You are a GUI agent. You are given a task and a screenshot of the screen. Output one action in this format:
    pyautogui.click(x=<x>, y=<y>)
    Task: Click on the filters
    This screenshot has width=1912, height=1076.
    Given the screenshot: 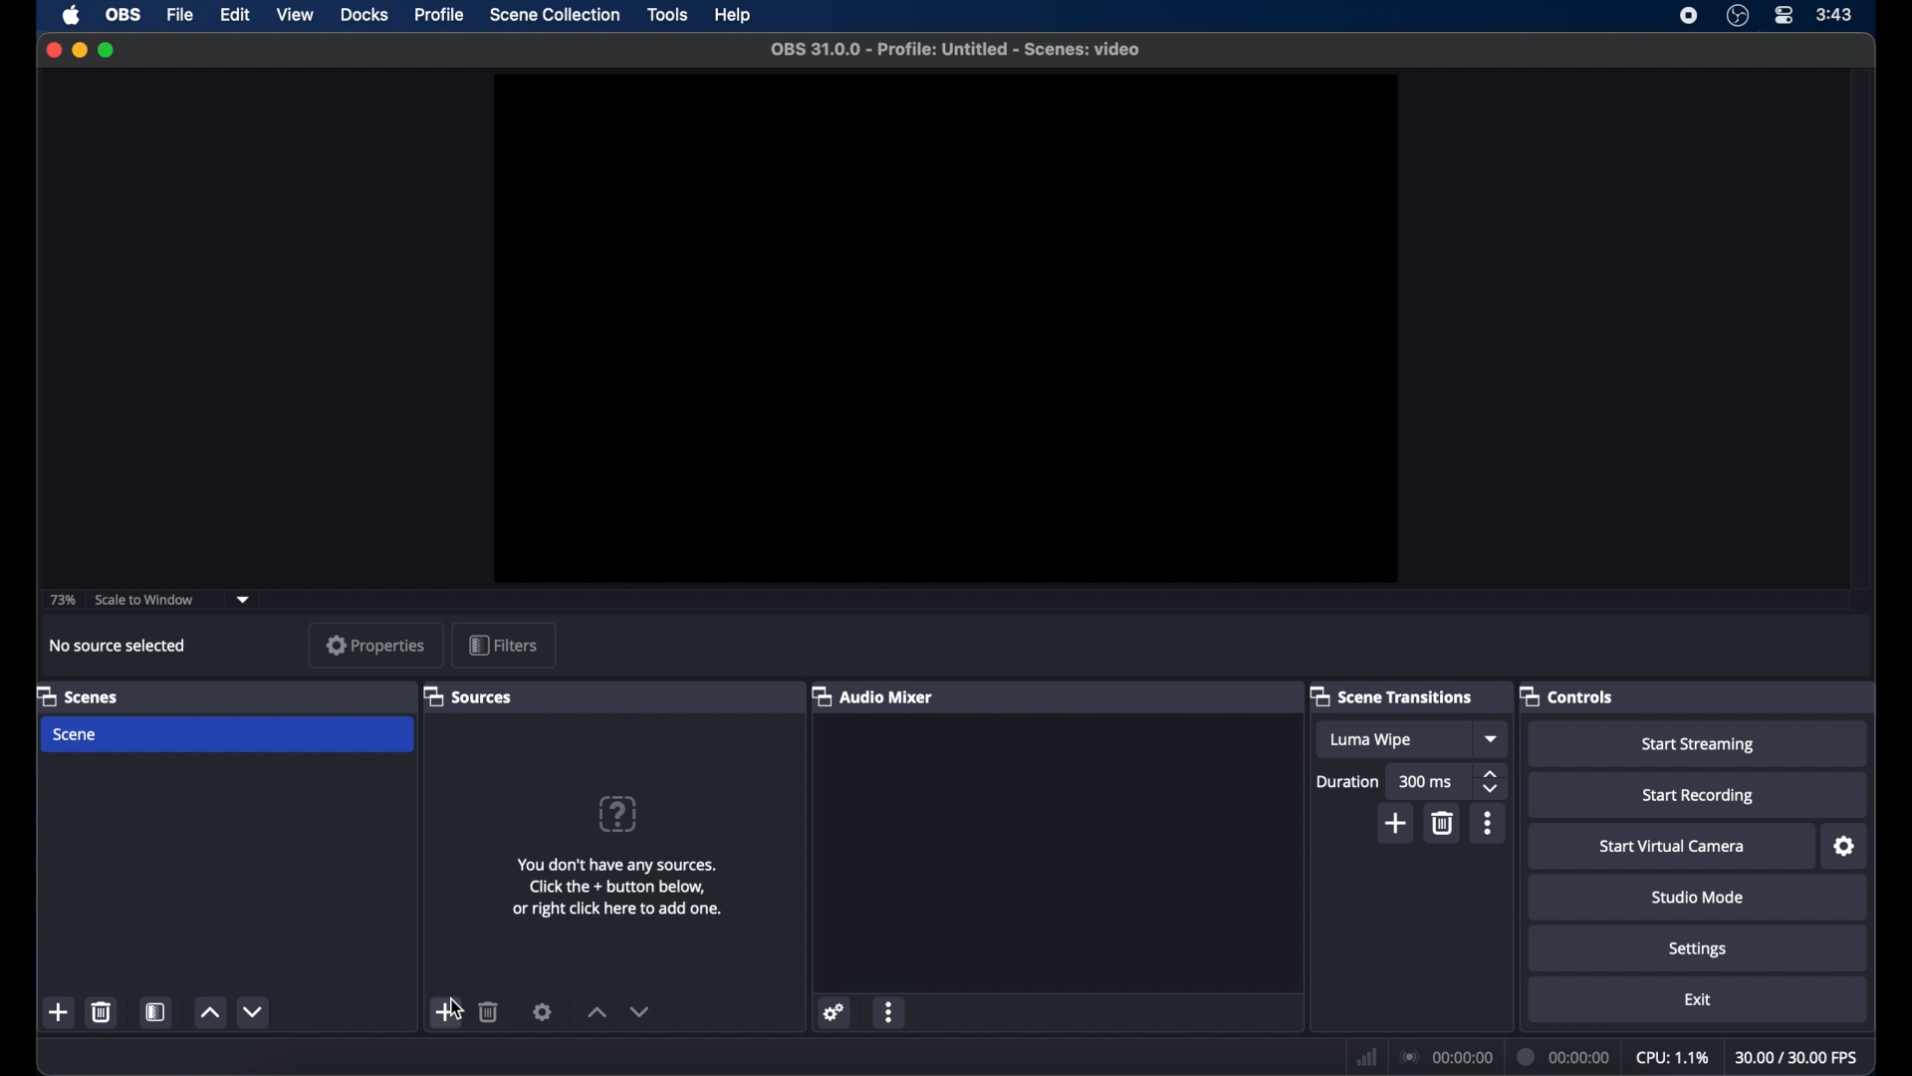 What is the action you would take?
    pyautogui.click(x=503, y=645)
    